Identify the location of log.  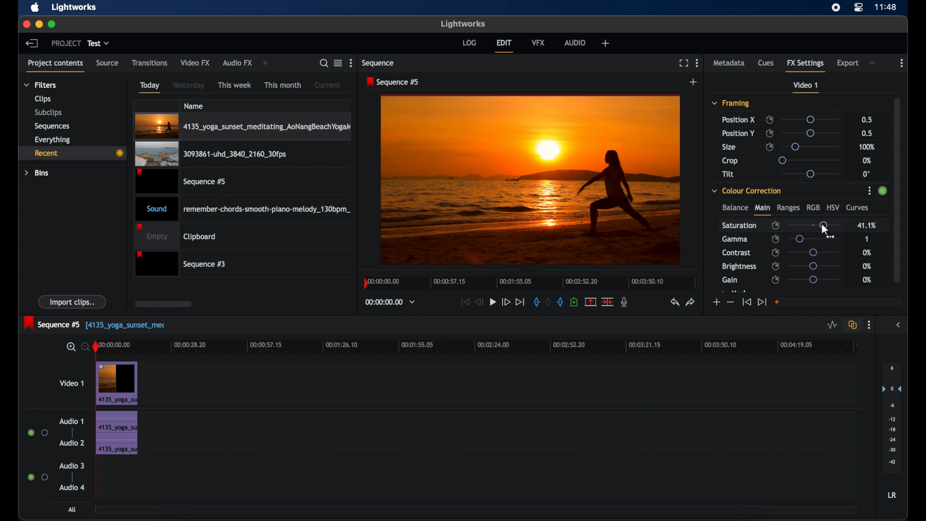
(469, 42).